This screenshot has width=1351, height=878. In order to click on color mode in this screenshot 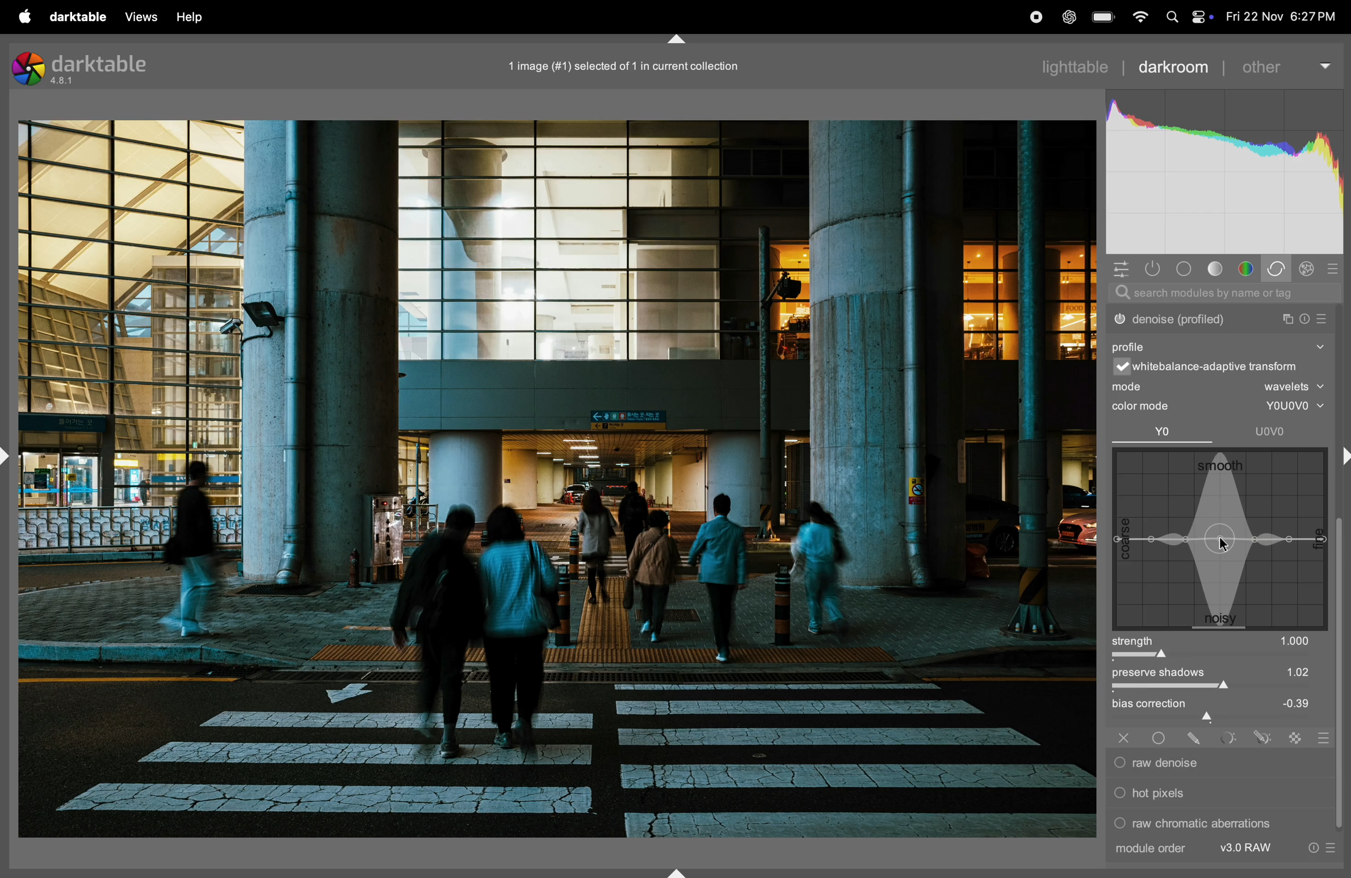, I will do `click(1142, 408)`.